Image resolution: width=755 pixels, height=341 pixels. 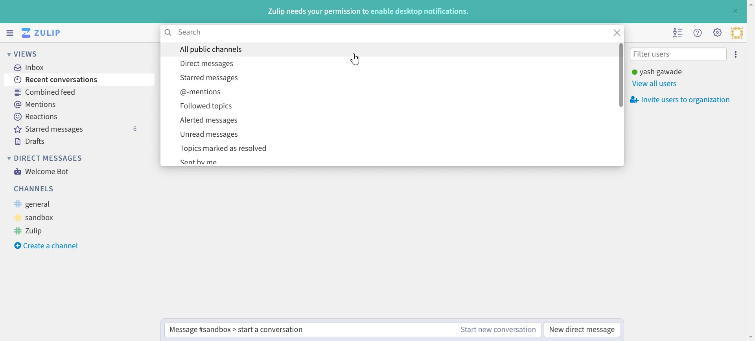 What do you see at coordinates (42, 171) in the screenshot?
I see `Welcome Bot` at bounding box center [42, 171].